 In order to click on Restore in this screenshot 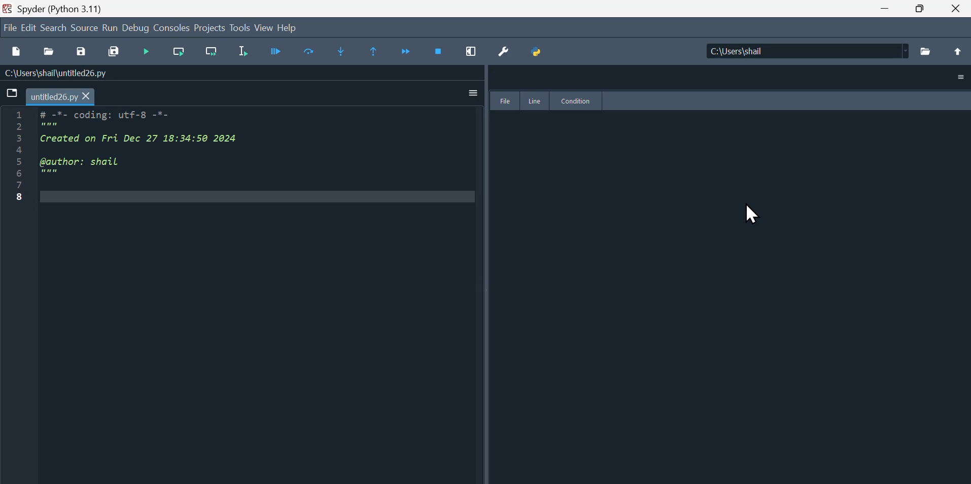, I will do `click(922, 9)`.